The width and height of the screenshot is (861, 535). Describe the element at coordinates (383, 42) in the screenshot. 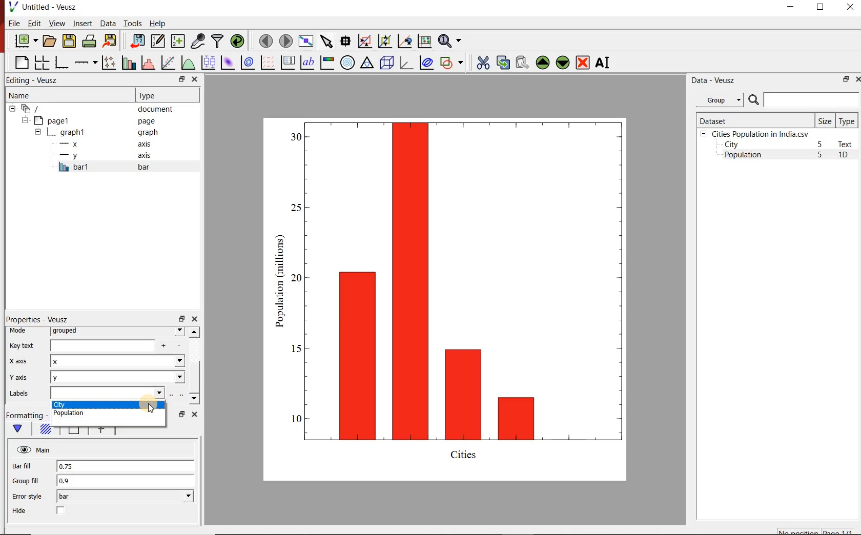

I see `click to zoom out of graph axes` at that location.